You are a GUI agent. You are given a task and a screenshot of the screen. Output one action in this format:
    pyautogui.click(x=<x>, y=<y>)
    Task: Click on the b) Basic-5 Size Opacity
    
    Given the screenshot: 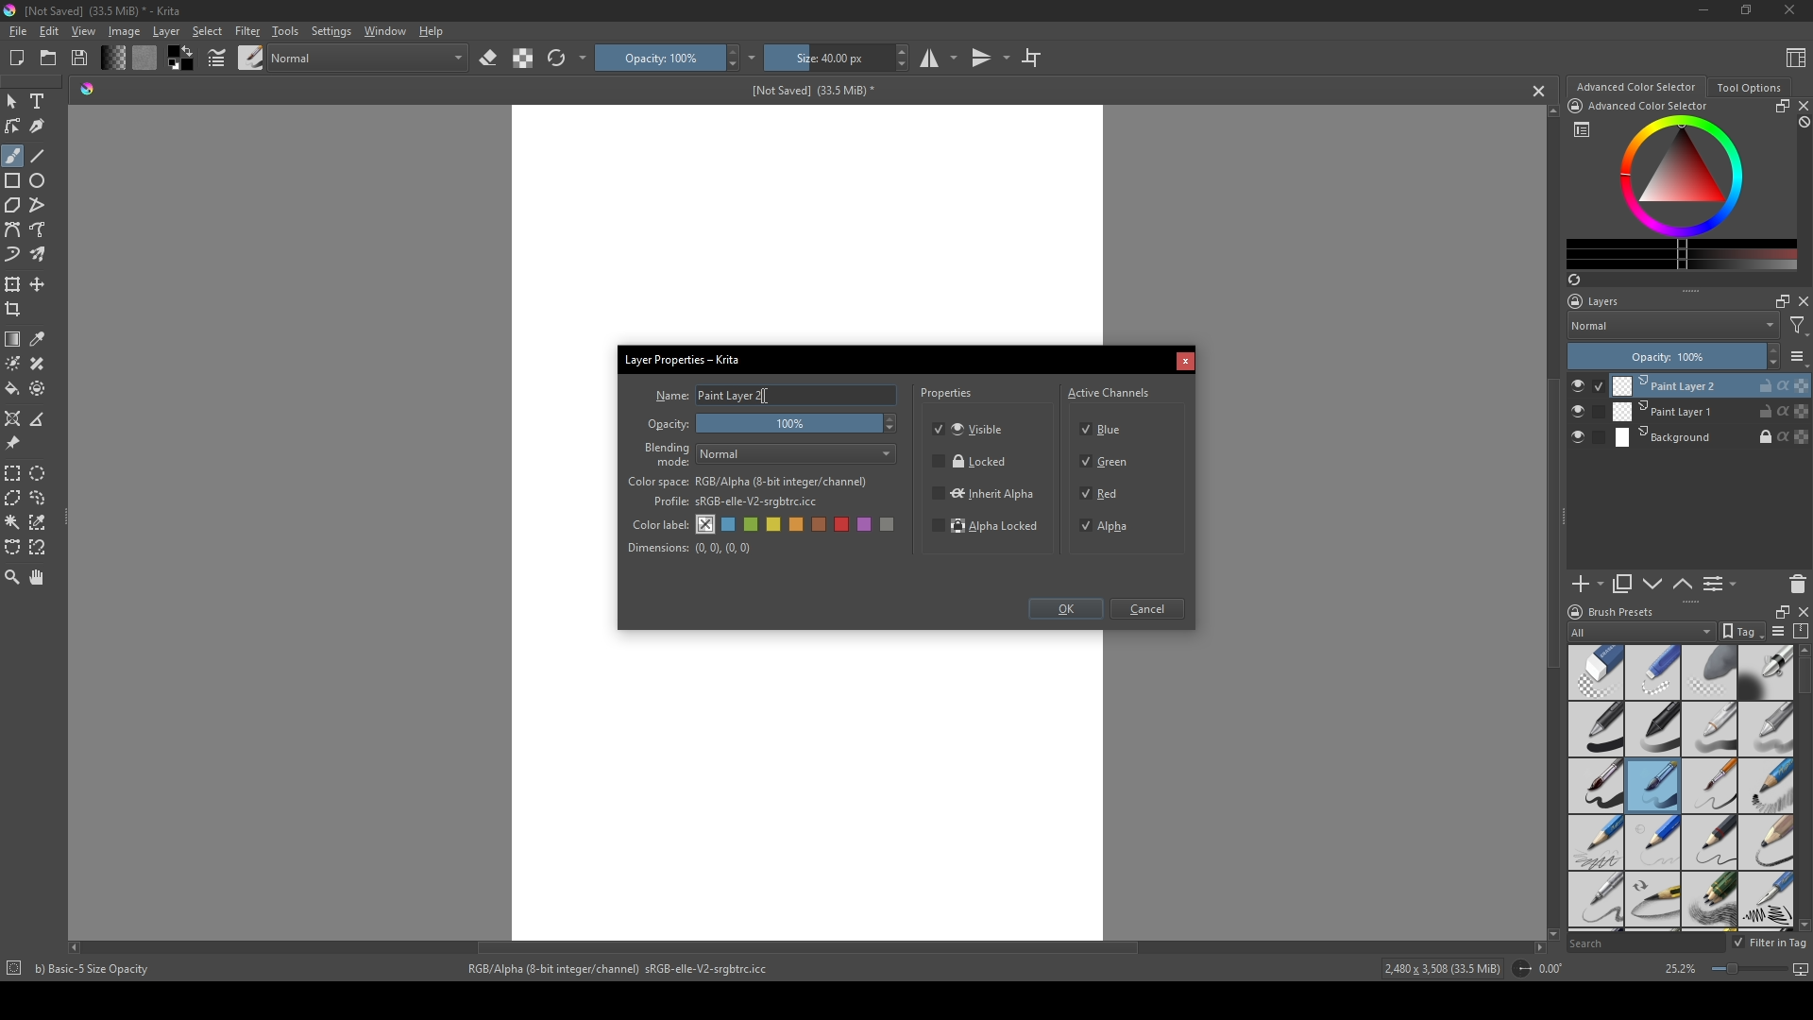 What is the action you would take?
    pyautogui.click(x=96, y=969)
    